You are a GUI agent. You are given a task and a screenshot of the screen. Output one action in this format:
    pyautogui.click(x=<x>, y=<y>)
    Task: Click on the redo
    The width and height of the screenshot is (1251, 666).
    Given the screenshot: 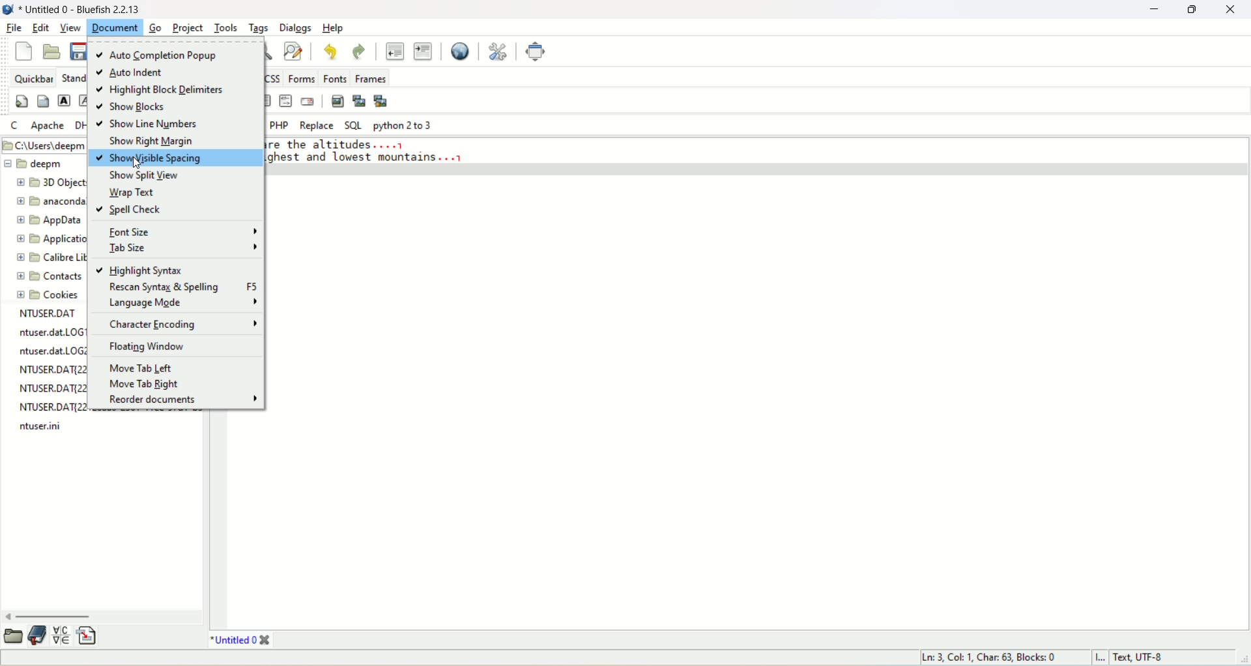 What is the action you would take?
    pyautogui.click(x=358, y=51)
    